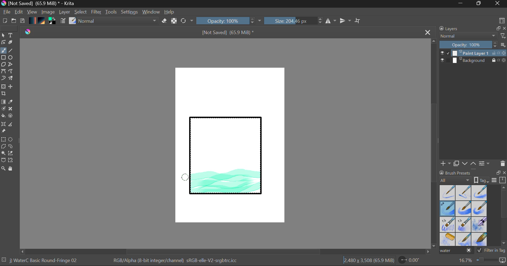 Image resolution: width=507 pixels, height=266 pixels. Describe the element at coordinates (4, 94) in the screenshot. I see `Crop` at that location.